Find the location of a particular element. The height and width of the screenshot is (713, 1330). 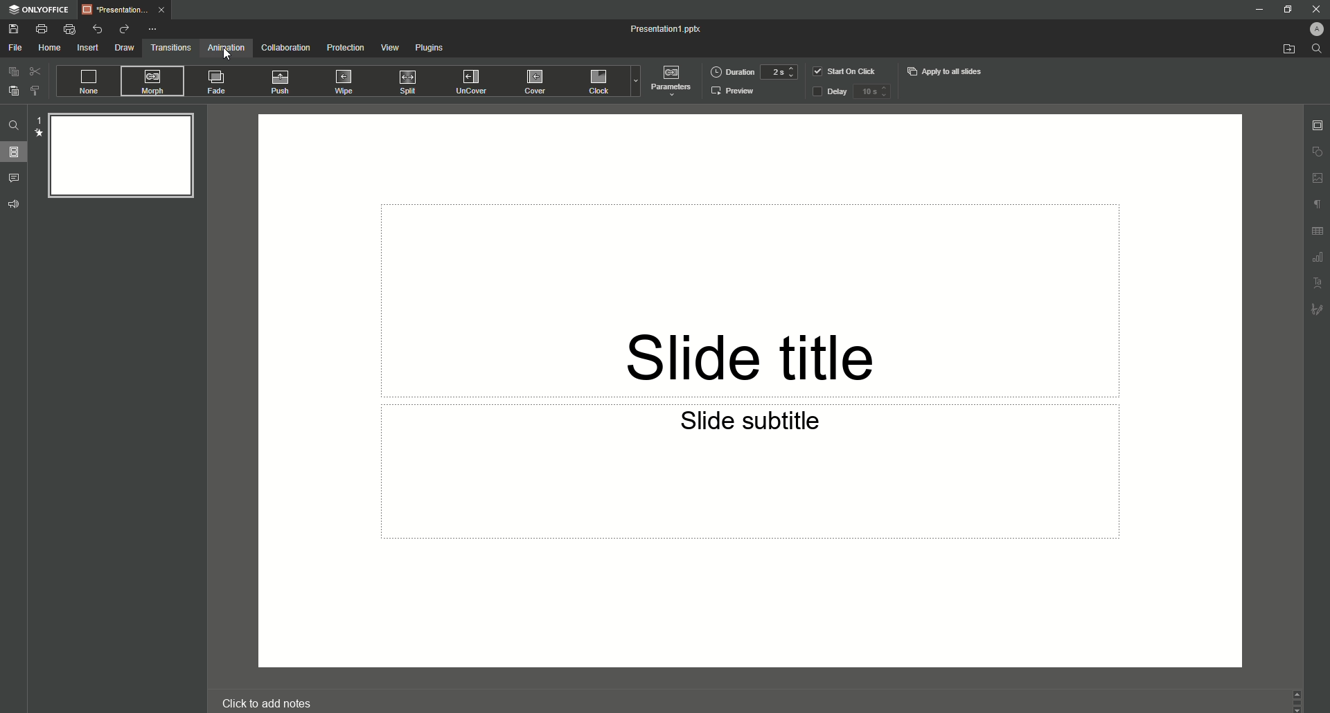

None is located at coordinates (88, 80).